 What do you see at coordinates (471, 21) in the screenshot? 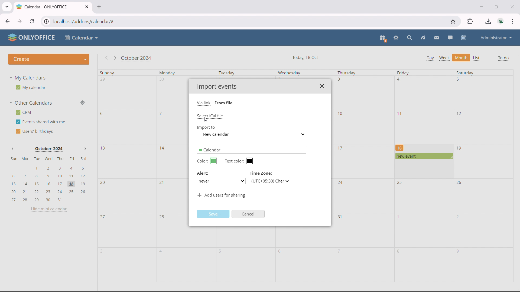
I see `extensions` at bounding box center [471, 21].